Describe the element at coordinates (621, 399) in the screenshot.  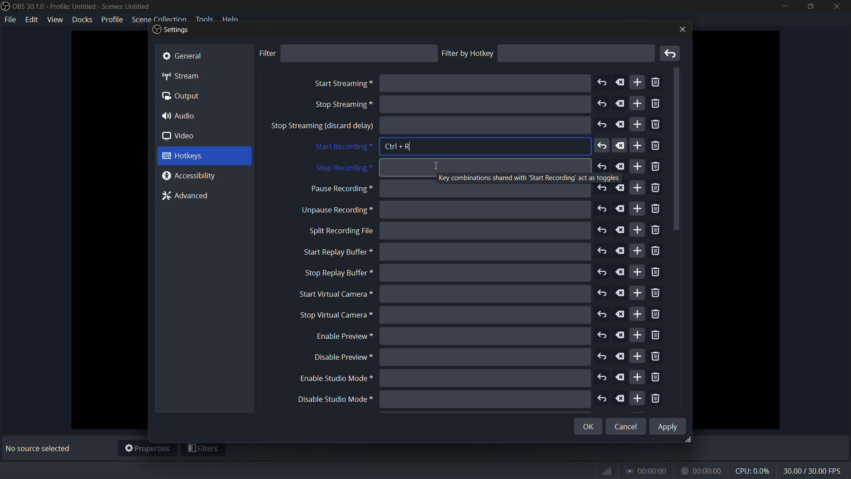
I see `delete` at that location.